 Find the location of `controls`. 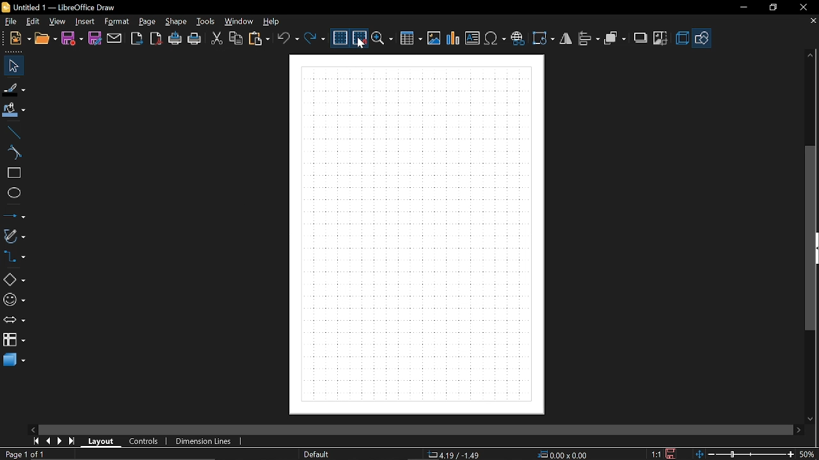

controls is located at coordinates (145, 441).